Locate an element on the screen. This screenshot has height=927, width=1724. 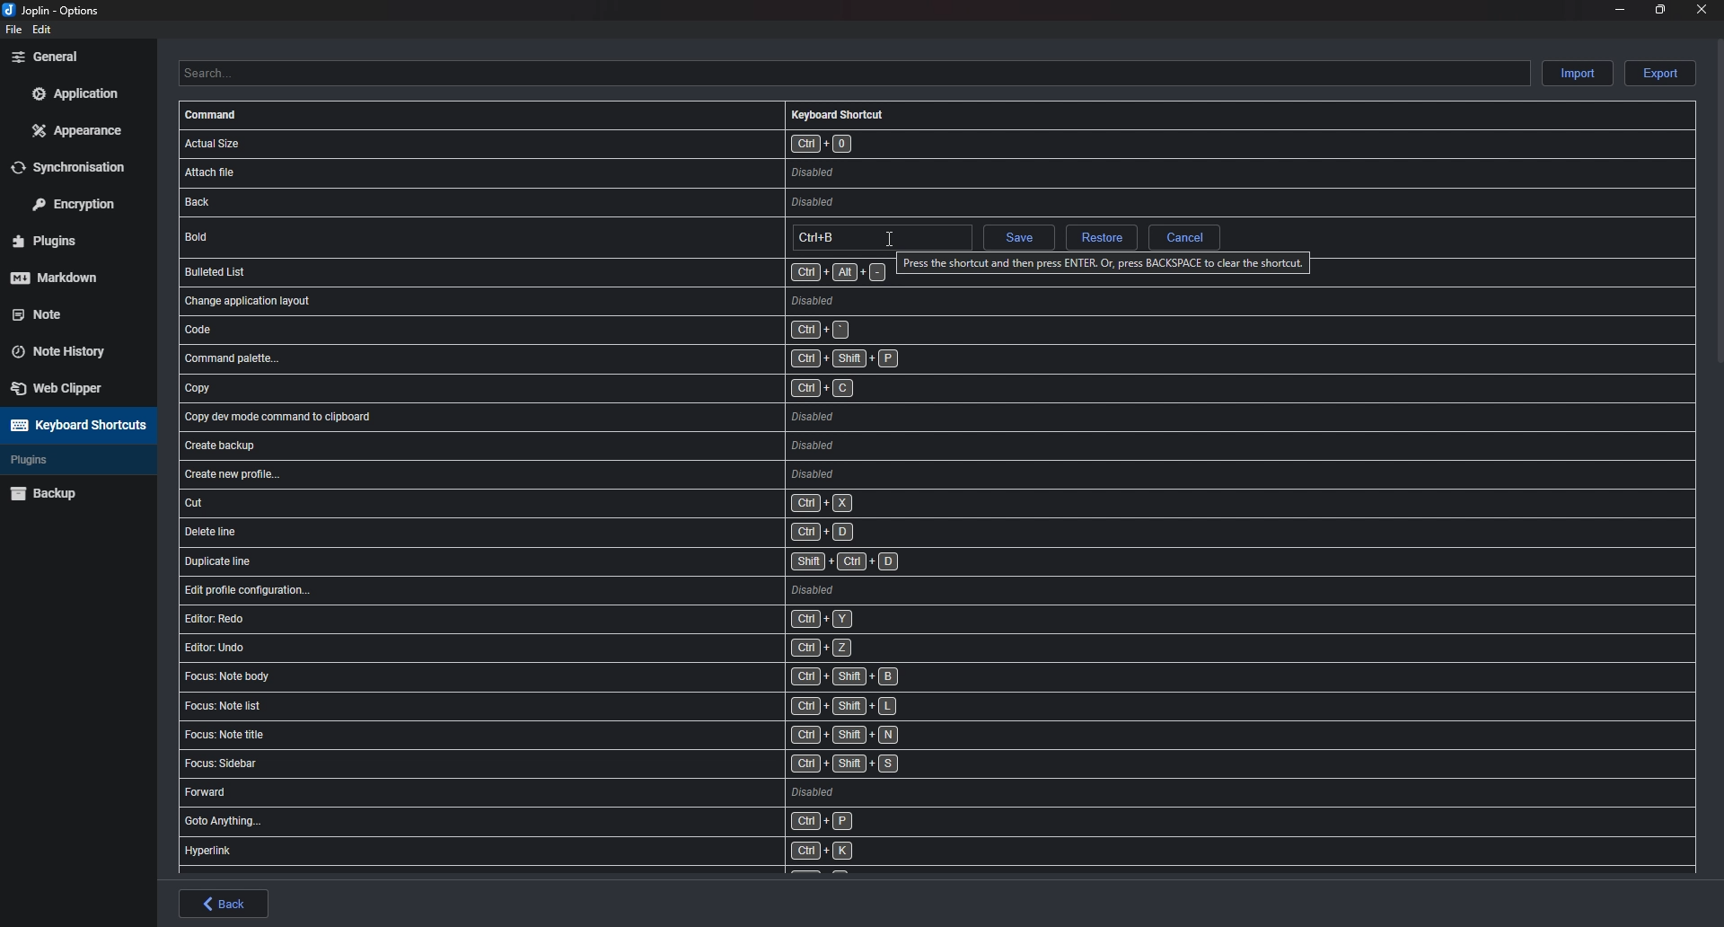
Back up is located at coordinates (74, 492).